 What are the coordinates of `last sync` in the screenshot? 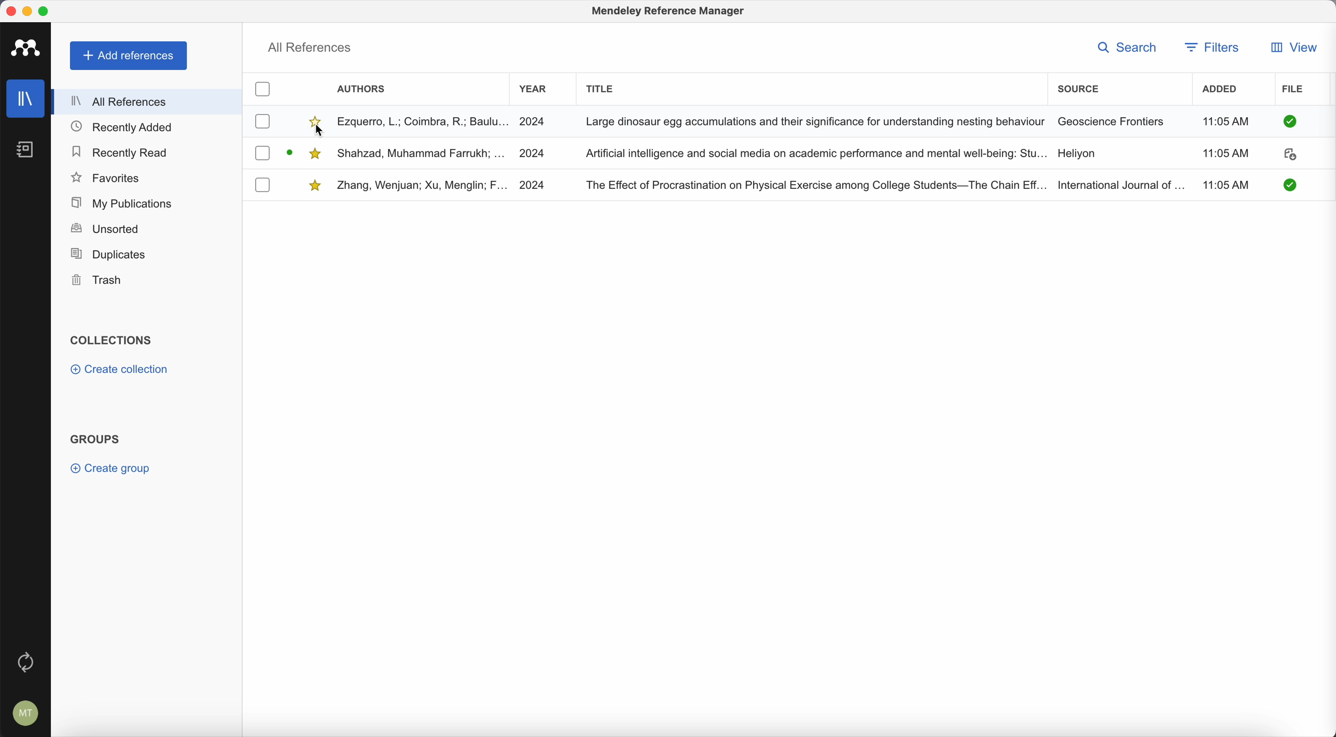 It's located at (26, 660).